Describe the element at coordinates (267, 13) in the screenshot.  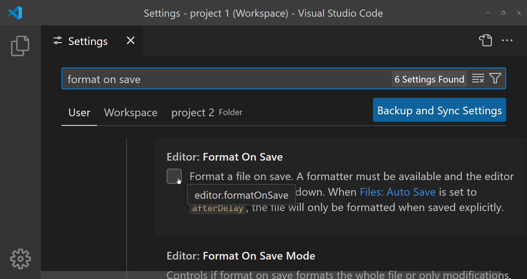
I see `title` at that location.